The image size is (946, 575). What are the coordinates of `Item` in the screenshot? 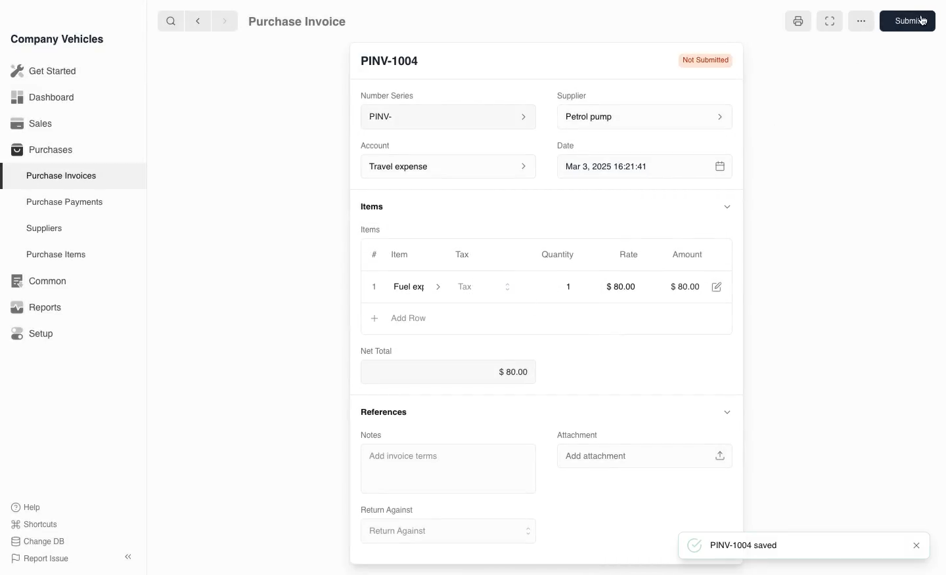 It's located at (399, 256).